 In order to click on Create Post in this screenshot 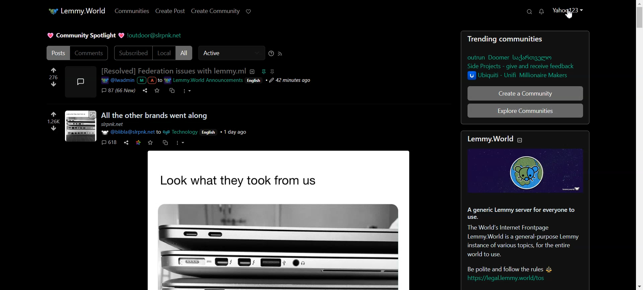, I will do `click(170, 11)`.